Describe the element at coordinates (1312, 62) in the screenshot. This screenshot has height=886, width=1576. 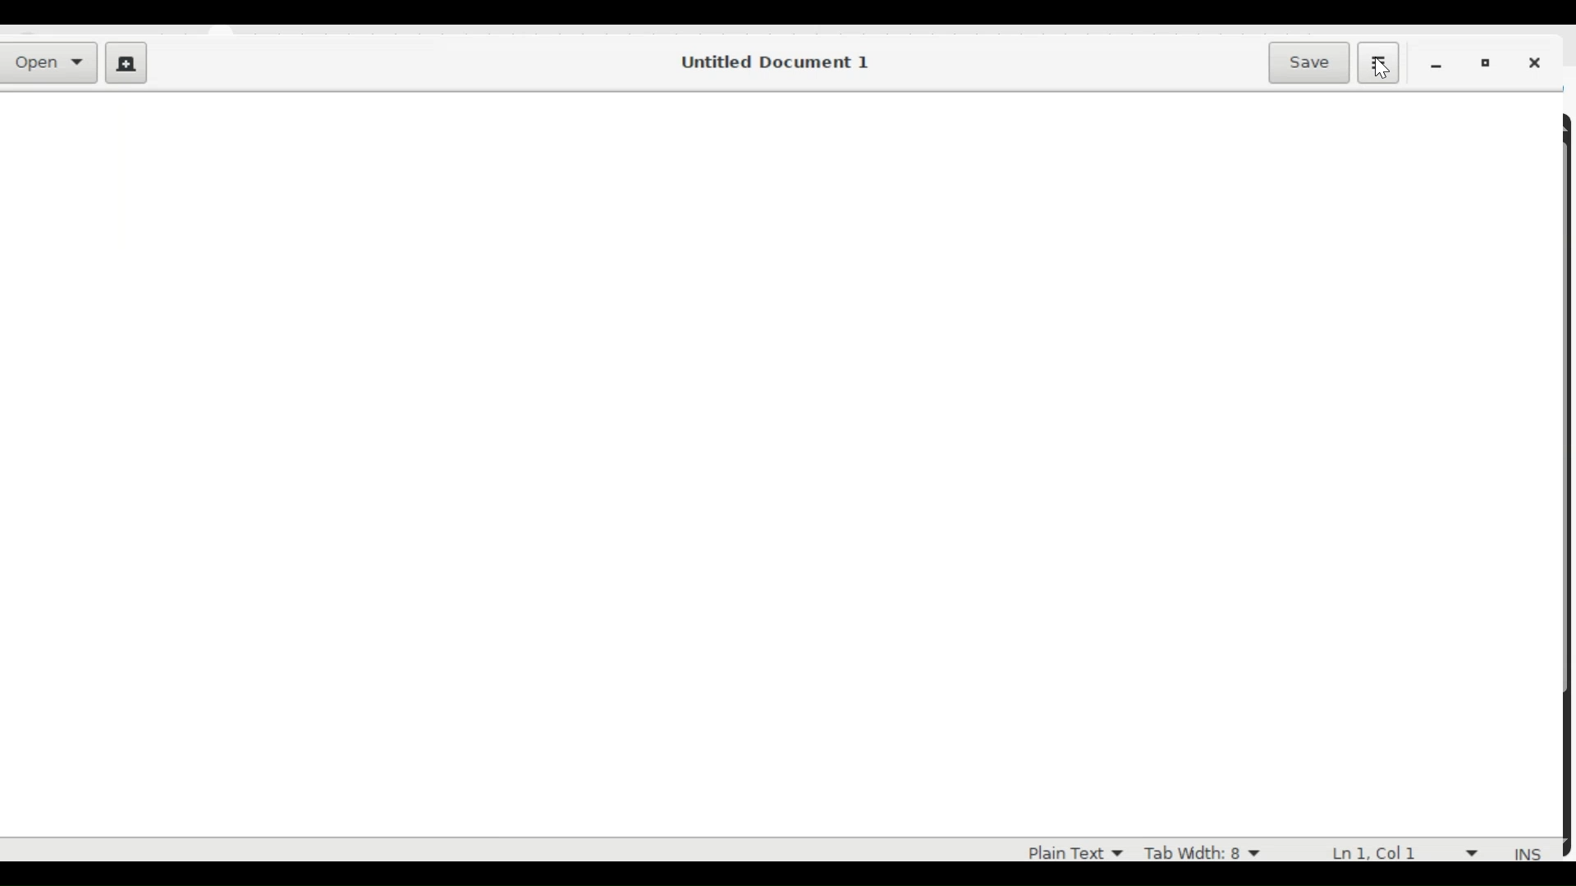
I see `Save` at that location.